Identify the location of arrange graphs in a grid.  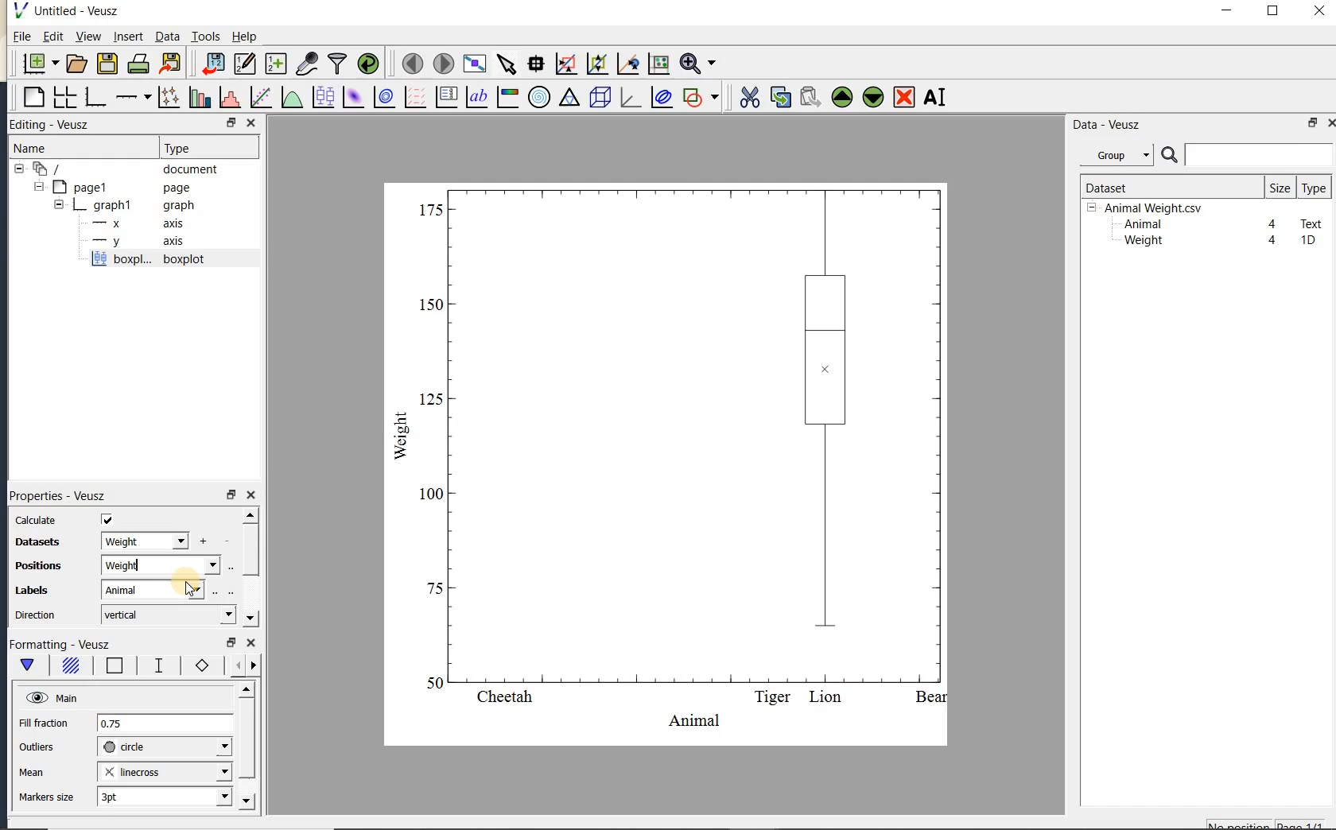
(64, 97).